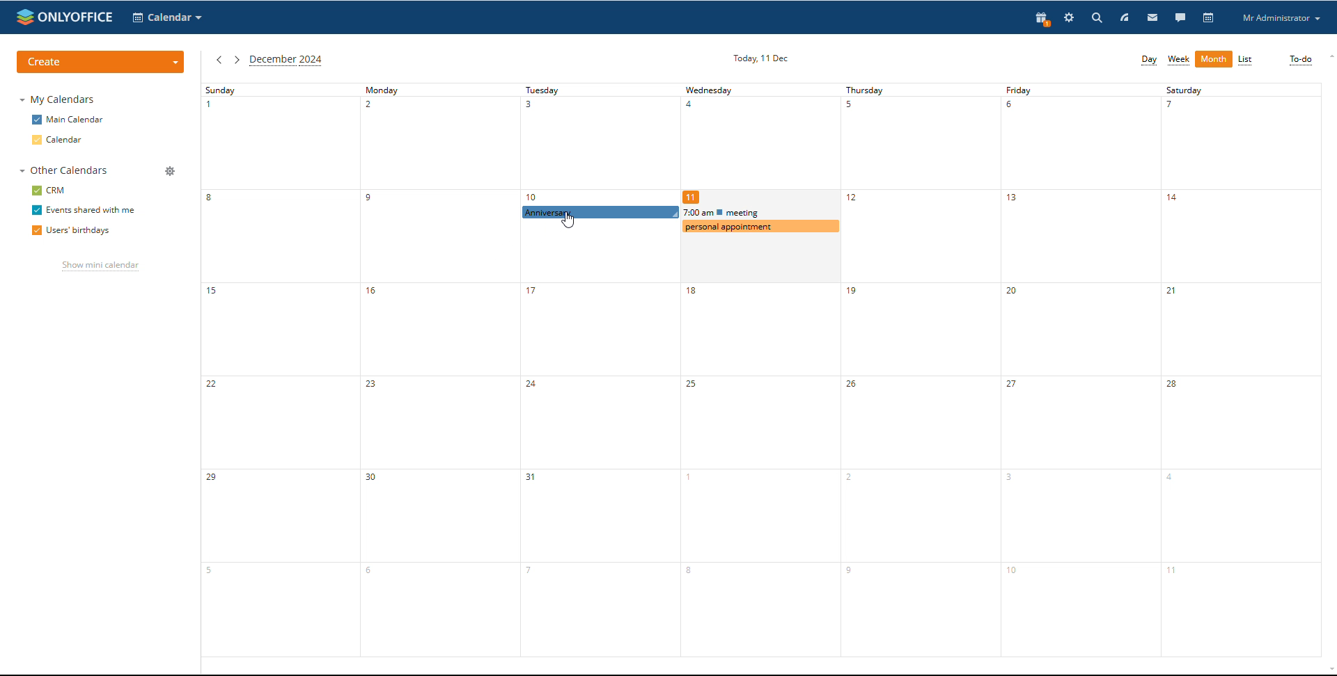 This screenshot has height=676, width=1337. Describe the element at coordinates (439, 370) in the screenshot. I see `monday` at that location.